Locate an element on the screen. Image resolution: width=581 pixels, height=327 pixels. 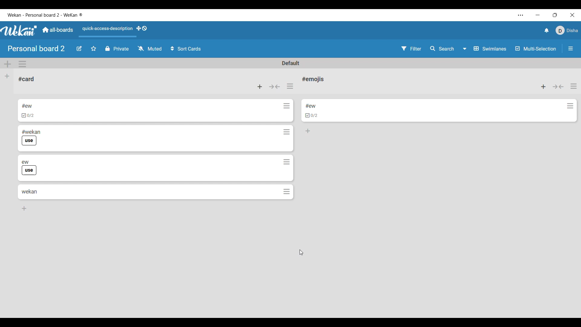
Edit is located at coordinates (79, 49).